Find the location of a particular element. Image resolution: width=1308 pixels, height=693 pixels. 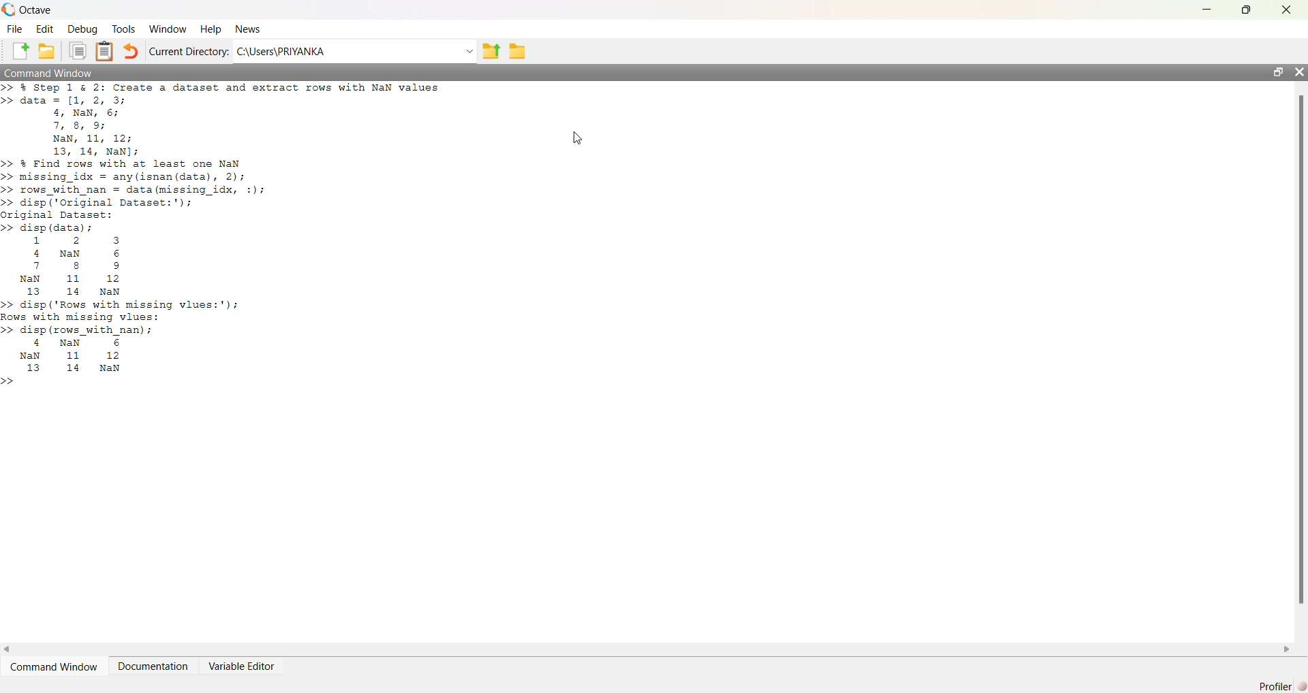

Clipboard is located at coordinates (104, 51).